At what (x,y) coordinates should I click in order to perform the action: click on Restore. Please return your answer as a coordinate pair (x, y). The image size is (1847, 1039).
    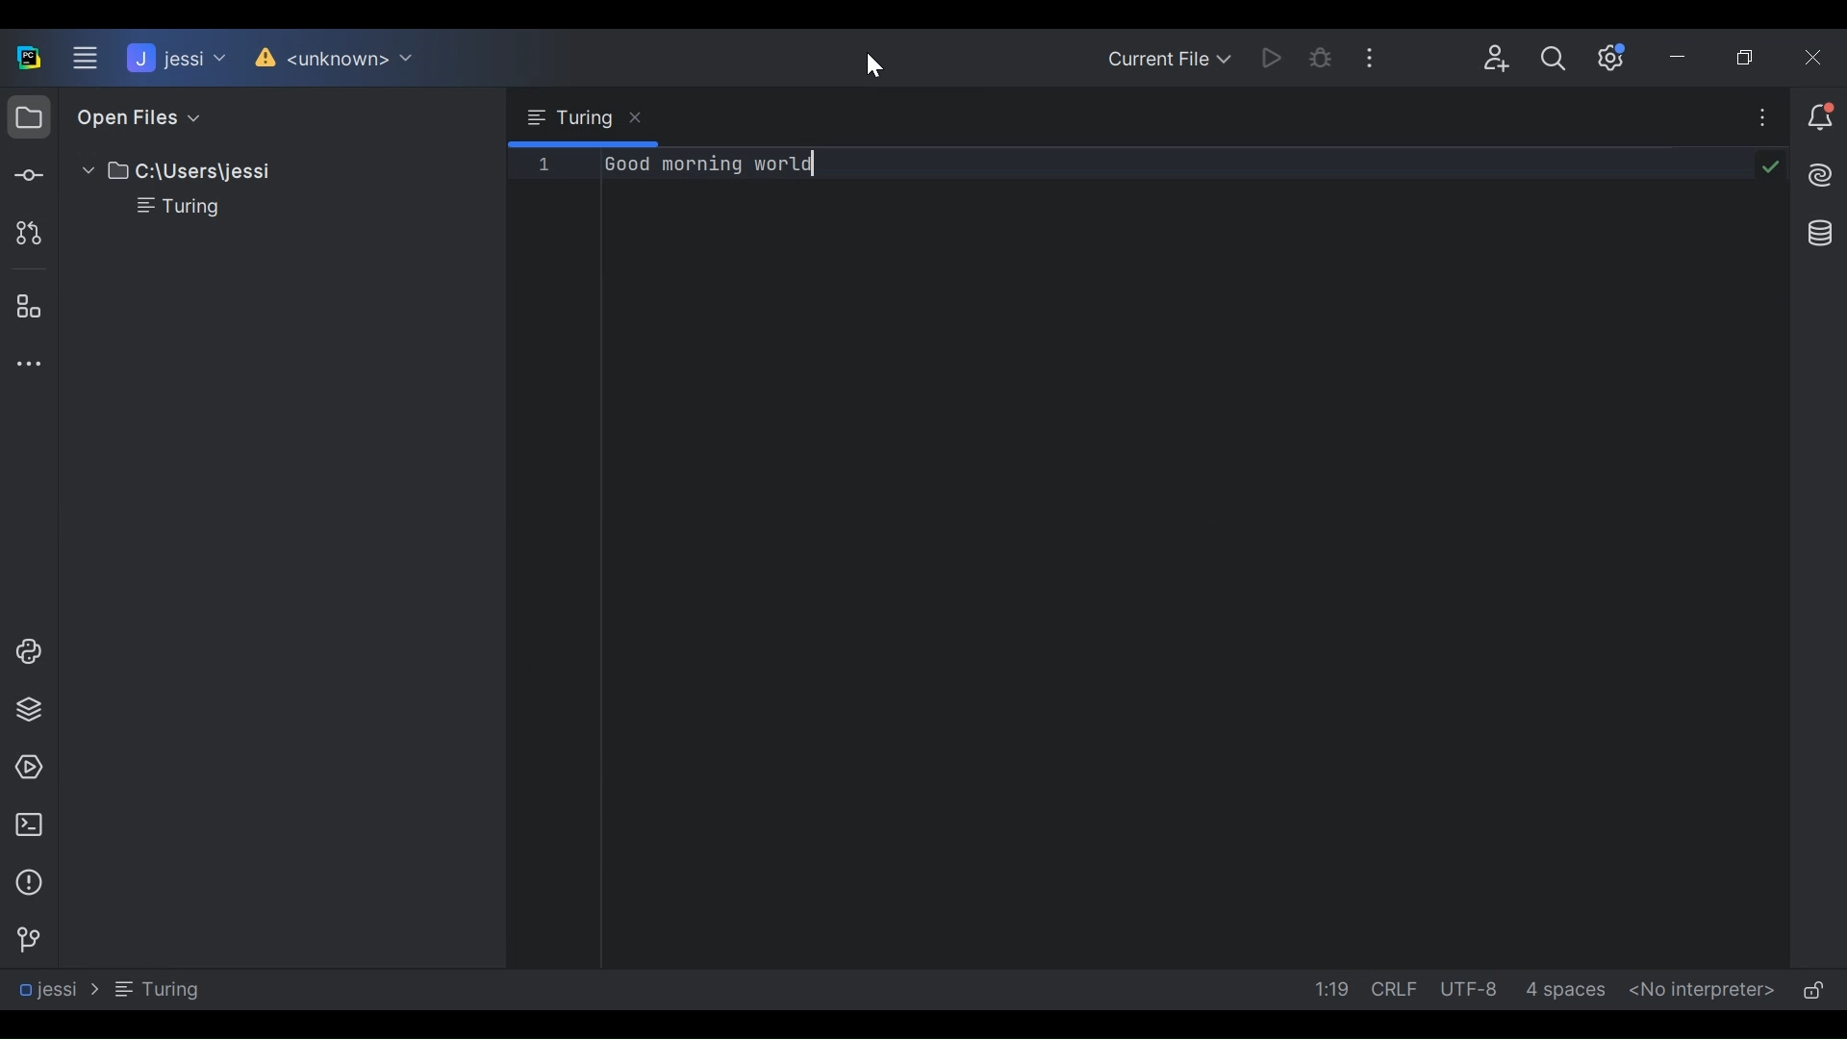
    Looking at the image, I should click on (1751, 57).